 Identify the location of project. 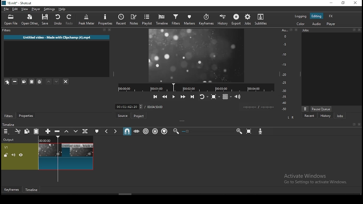
(138, 116).